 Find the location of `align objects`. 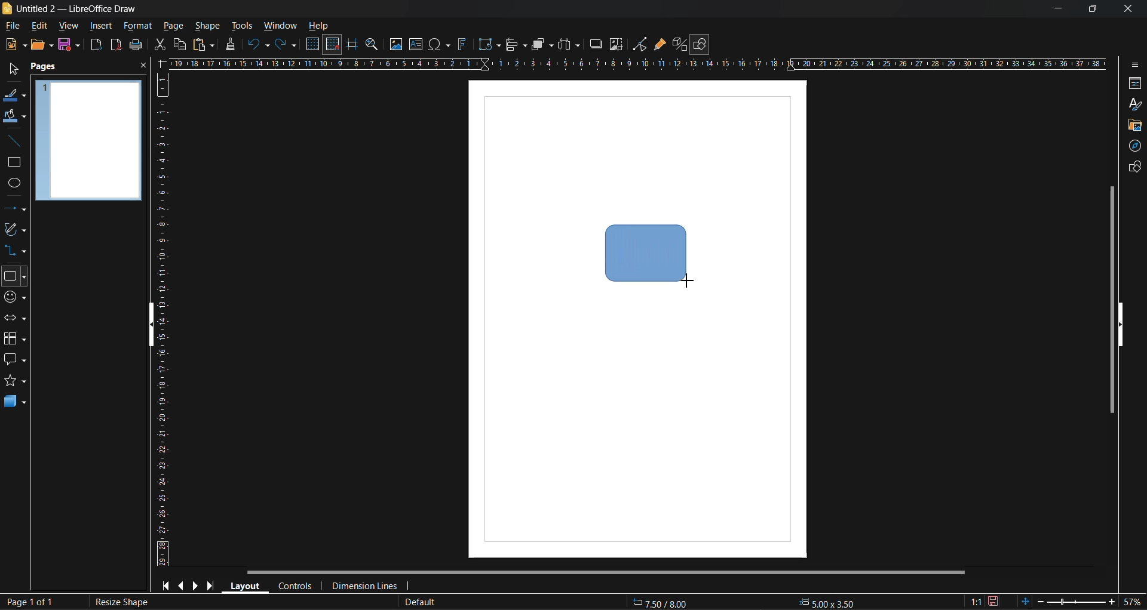

align objects is located at coordinates (517, 46).